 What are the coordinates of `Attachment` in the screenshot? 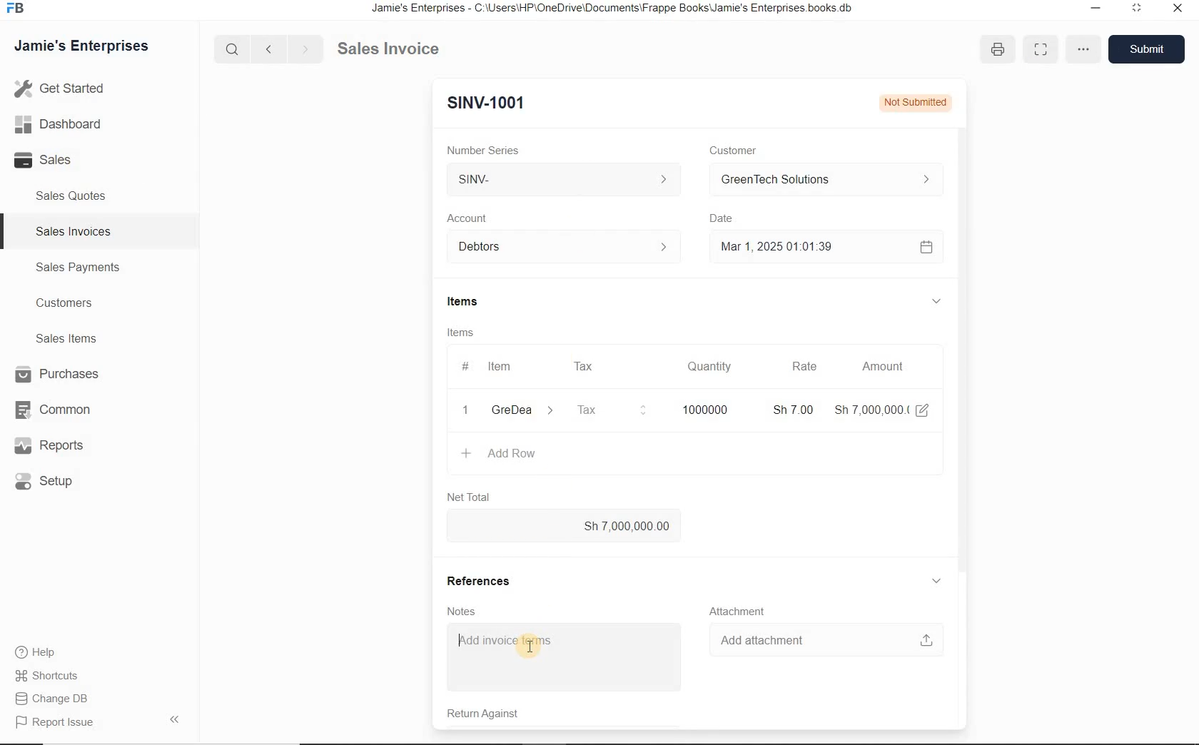 It's located at (741, 610).